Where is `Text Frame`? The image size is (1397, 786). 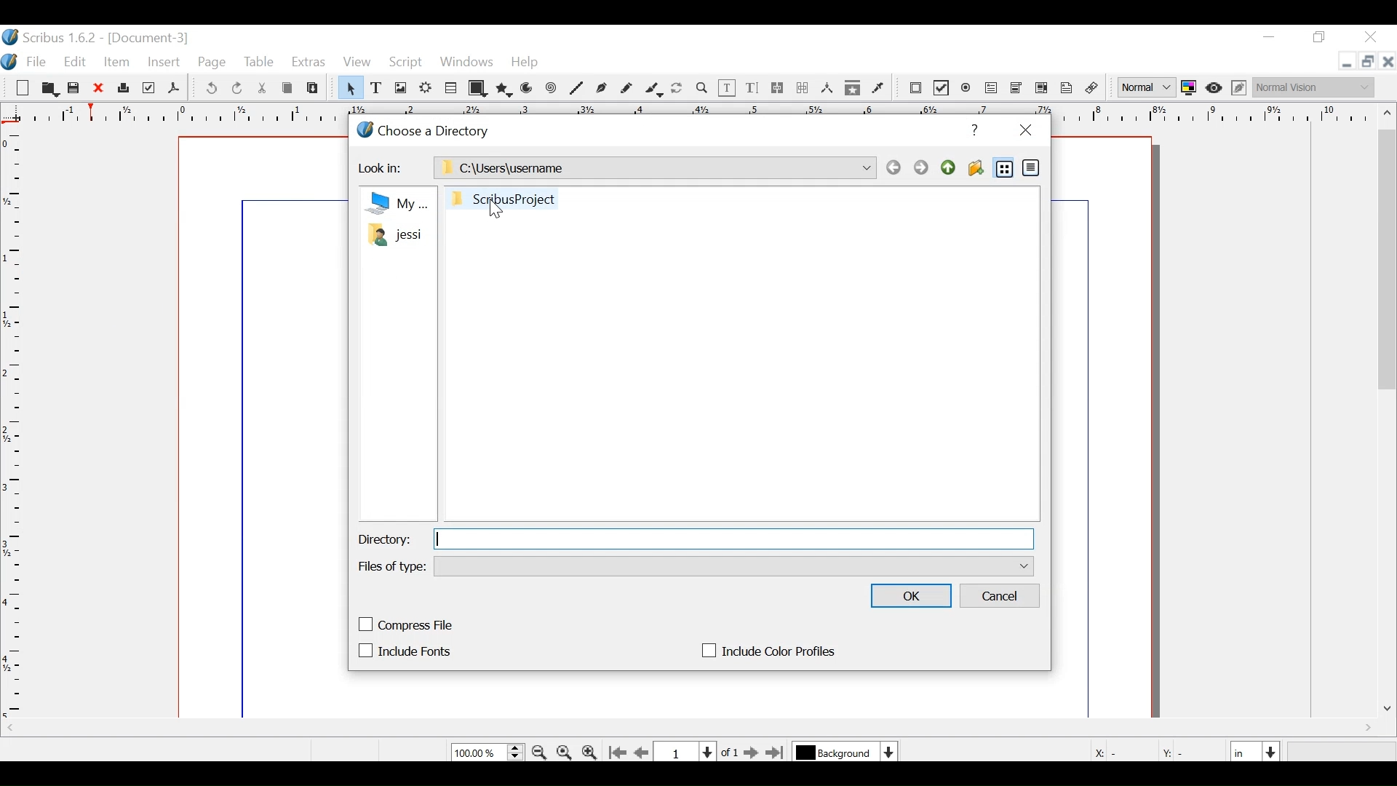
Text Frame is located at coordinates (377, 87).